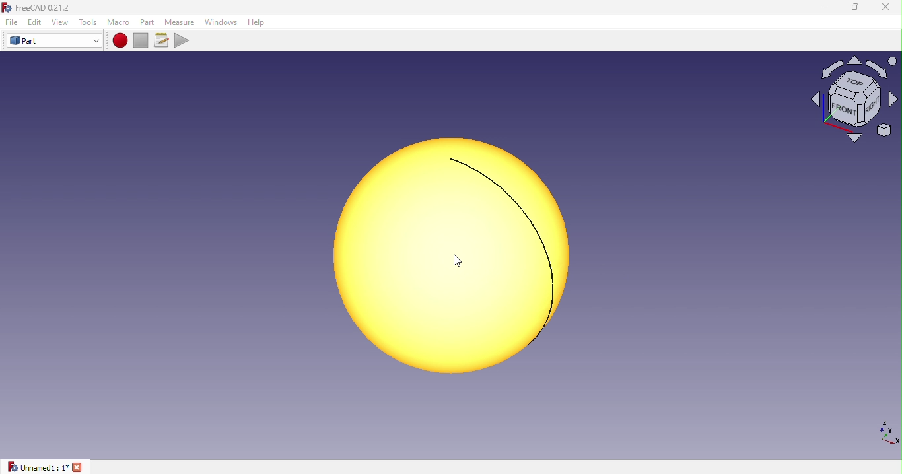  What do you see at coordinates (855, 9) in the screenshot?
I see `Maximize` at bounding box center [855, 9].